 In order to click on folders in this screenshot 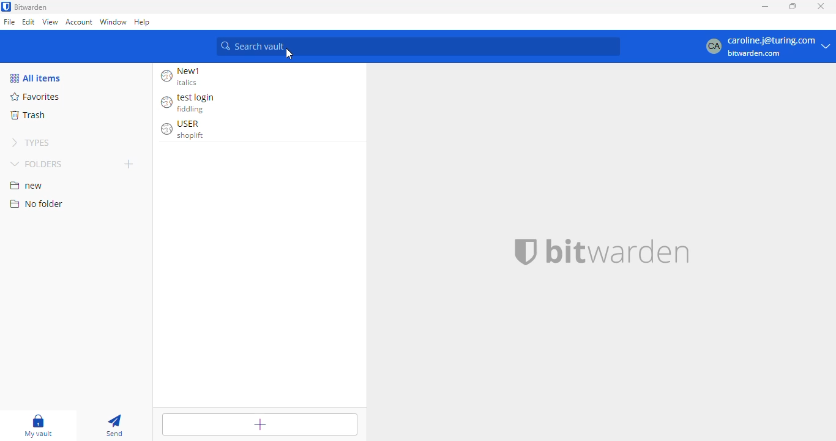, I will do `click(36, 164)`.